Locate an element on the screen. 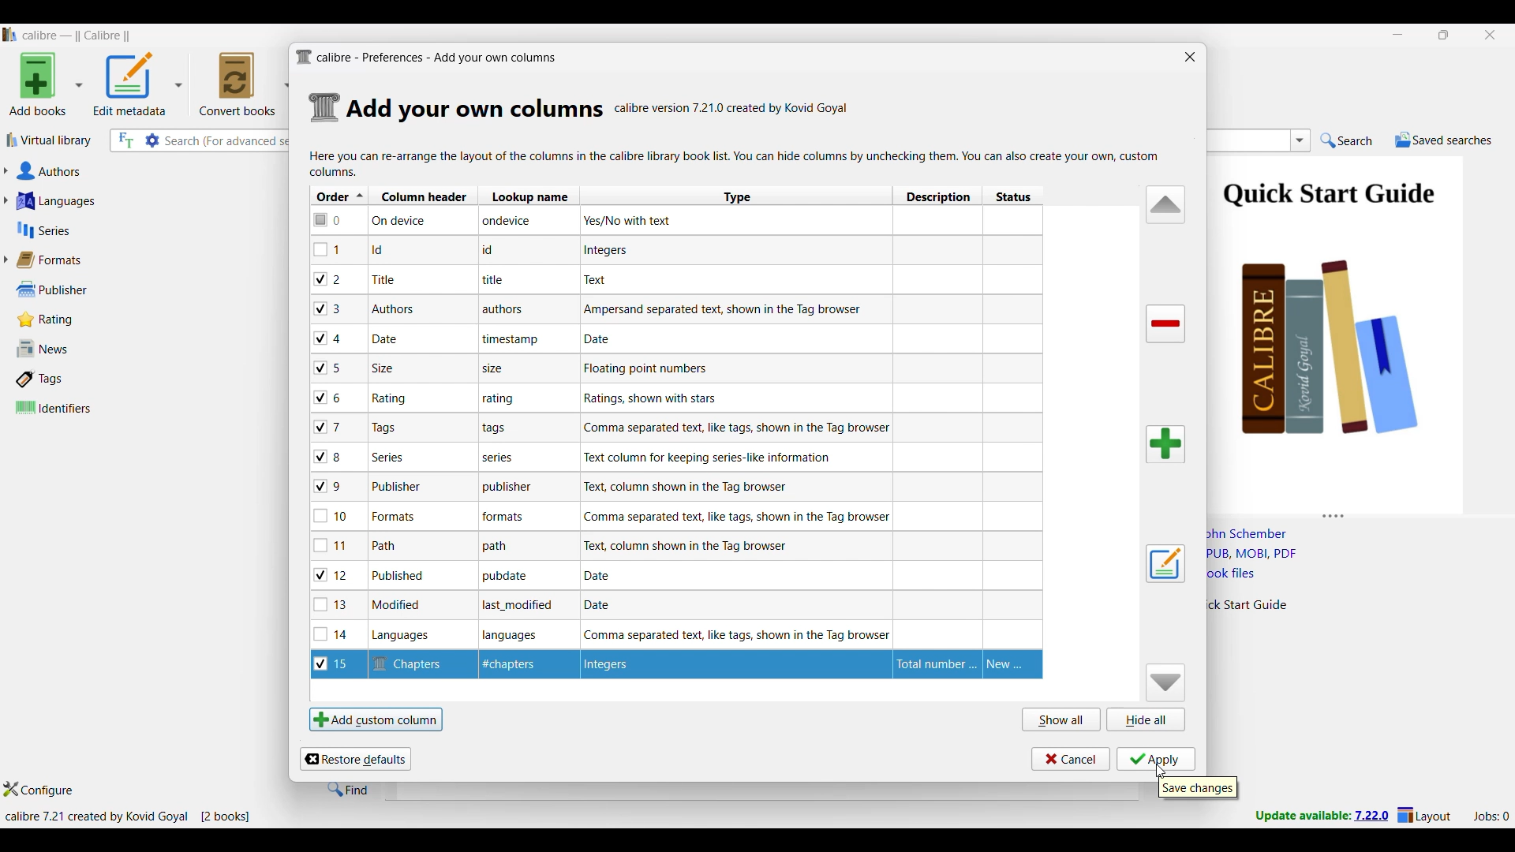 This screenshot has height=852, width=1515. Note is located at coordinates (385, 428).